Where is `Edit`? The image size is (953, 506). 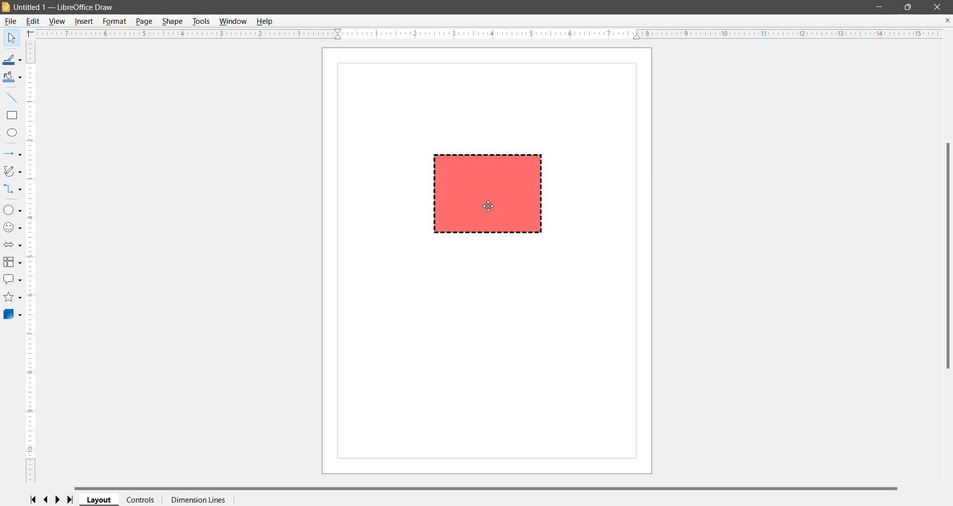
Edit is located at coordinates (33, 22).